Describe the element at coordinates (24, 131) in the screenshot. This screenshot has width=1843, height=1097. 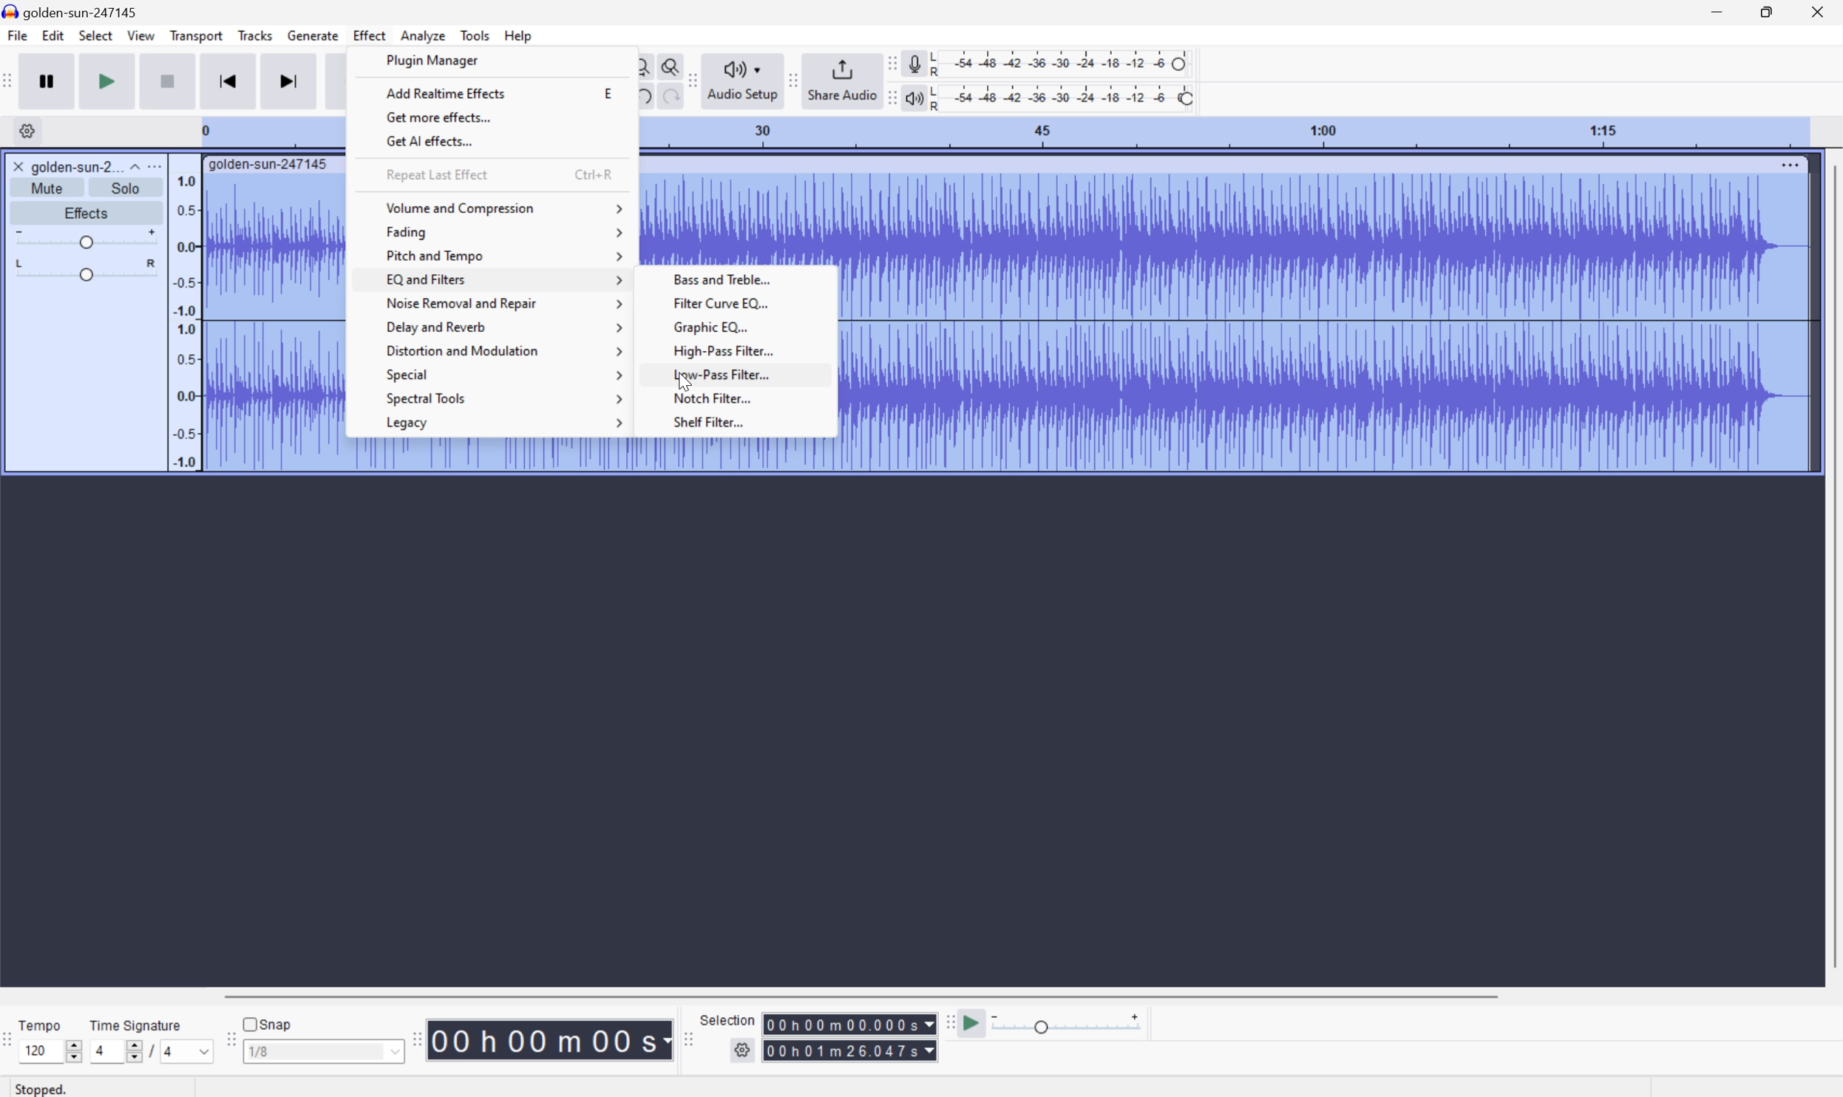
I see `Settings` at that location.